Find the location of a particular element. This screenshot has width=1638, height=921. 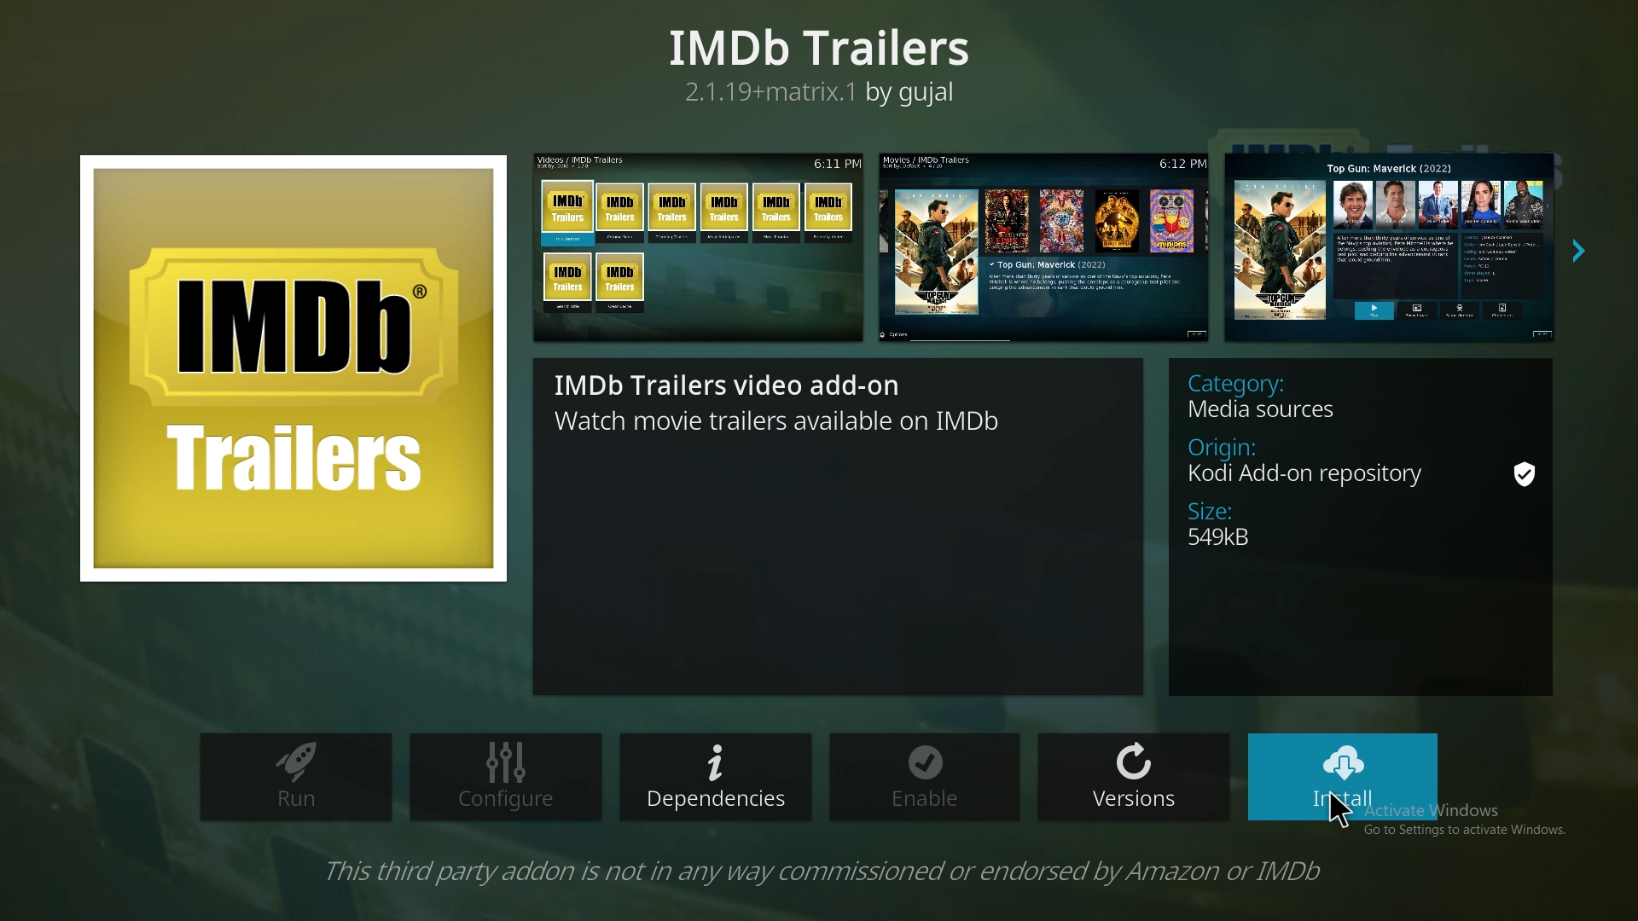

next is located at coordinates (1580, 252).